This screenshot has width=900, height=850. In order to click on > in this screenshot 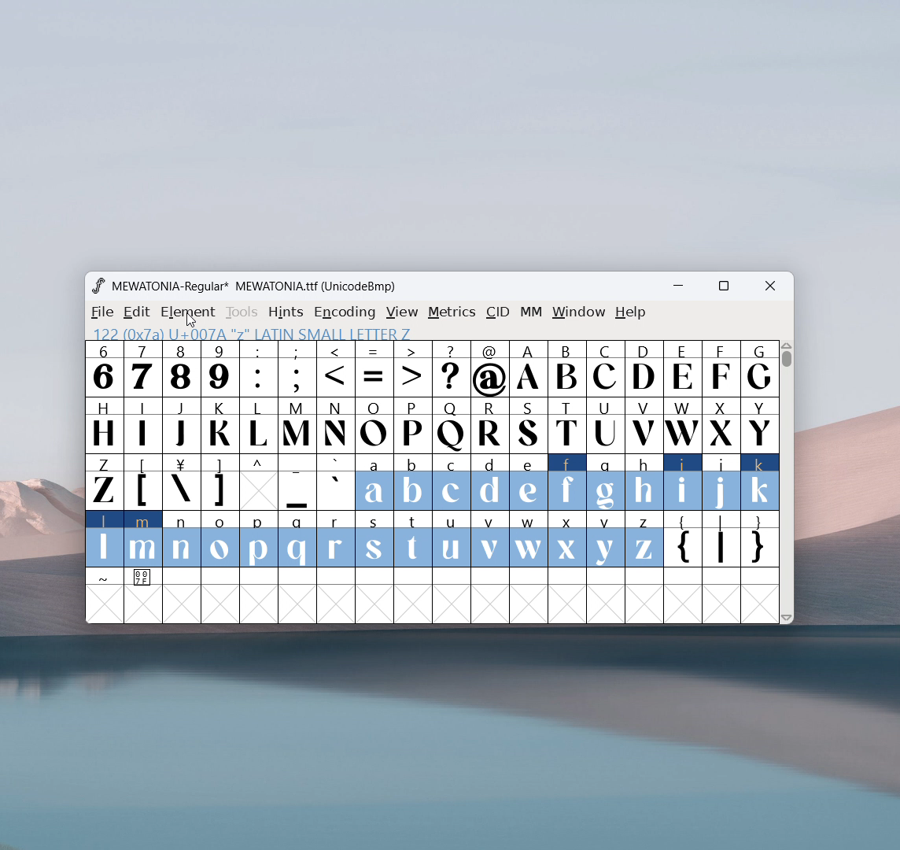, I will do `click(414, 369)`.